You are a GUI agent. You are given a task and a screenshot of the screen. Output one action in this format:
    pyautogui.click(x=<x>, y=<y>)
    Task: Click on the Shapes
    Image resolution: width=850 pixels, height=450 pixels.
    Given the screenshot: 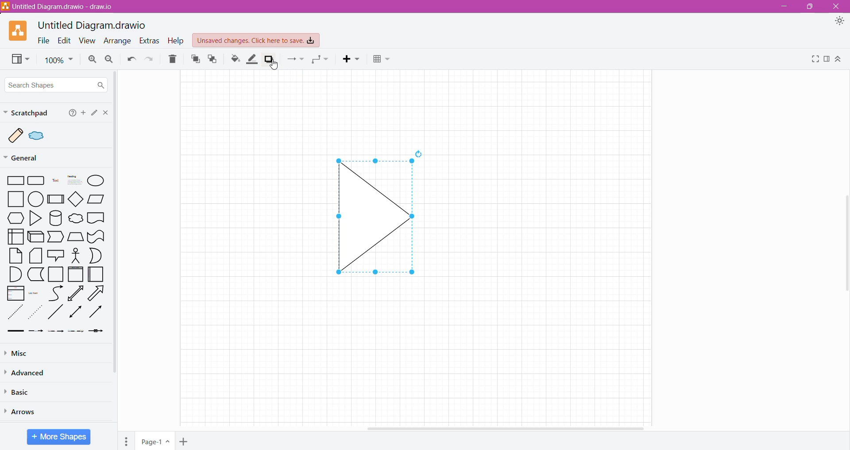 What is the action you would take?
    pyautogui.click(x=57, y=256)
    